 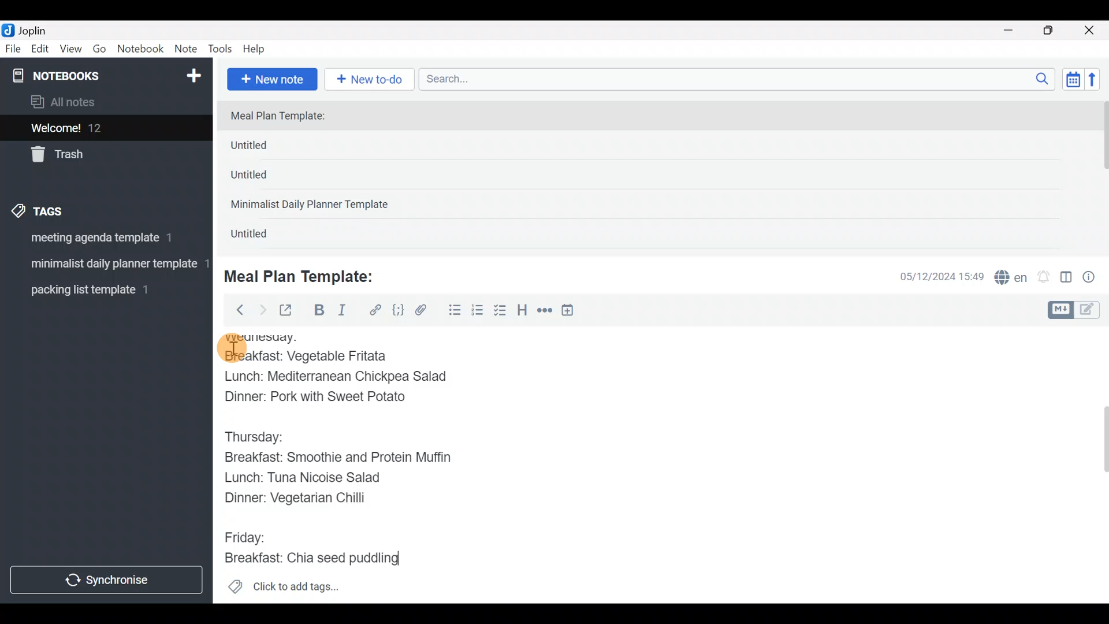 I want to click on Dinner: Pork with Sweet Potato, so click(x=328, y=397).